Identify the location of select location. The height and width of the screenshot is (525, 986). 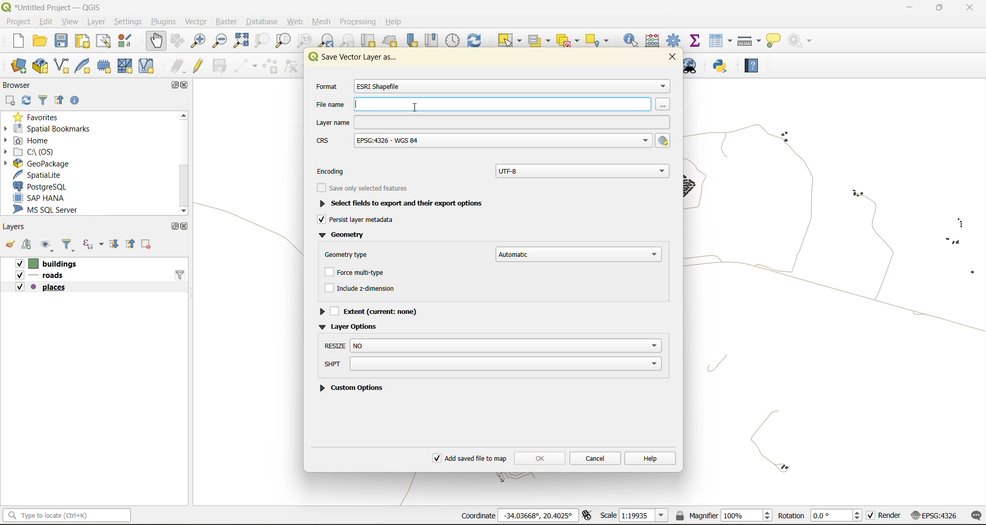
(598, 40).